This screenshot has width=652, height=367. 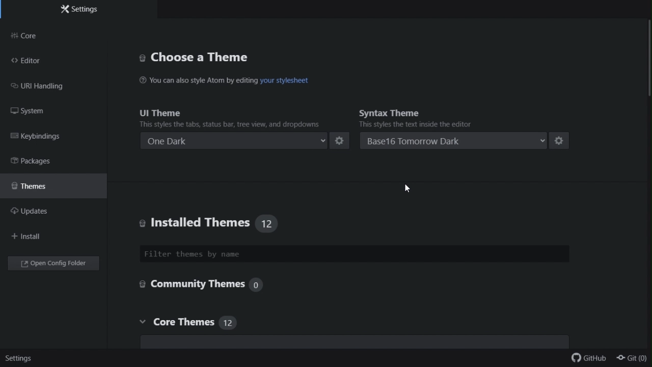 I want to click on Themes, so click(x=39, y=189).